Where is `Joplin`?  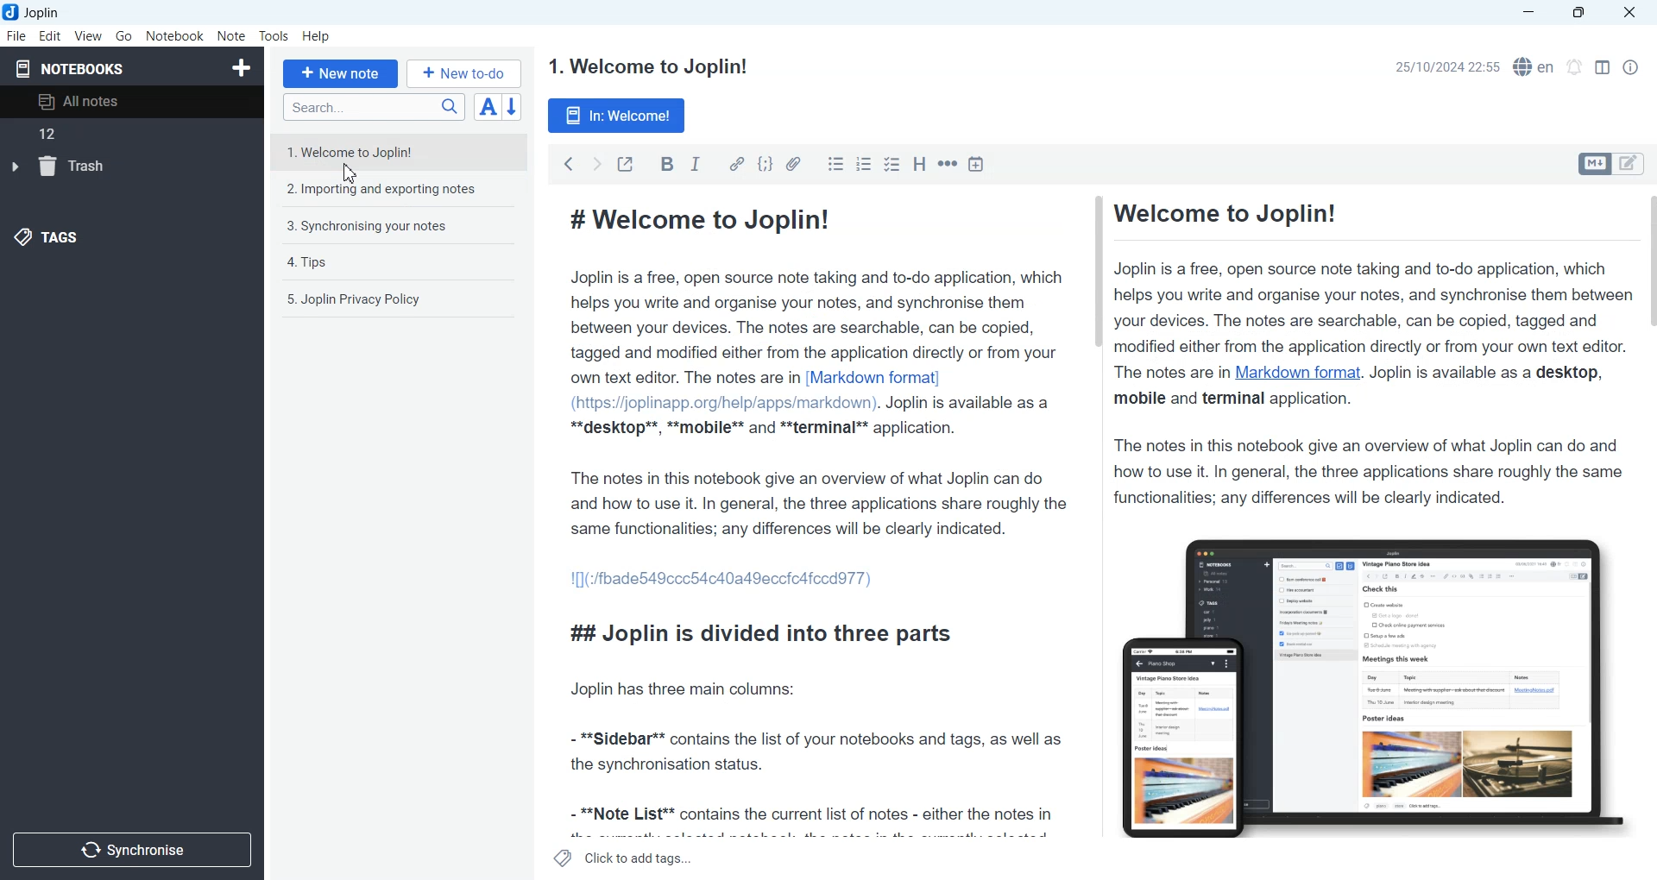 Joplin is located at coordinates (37, 12).